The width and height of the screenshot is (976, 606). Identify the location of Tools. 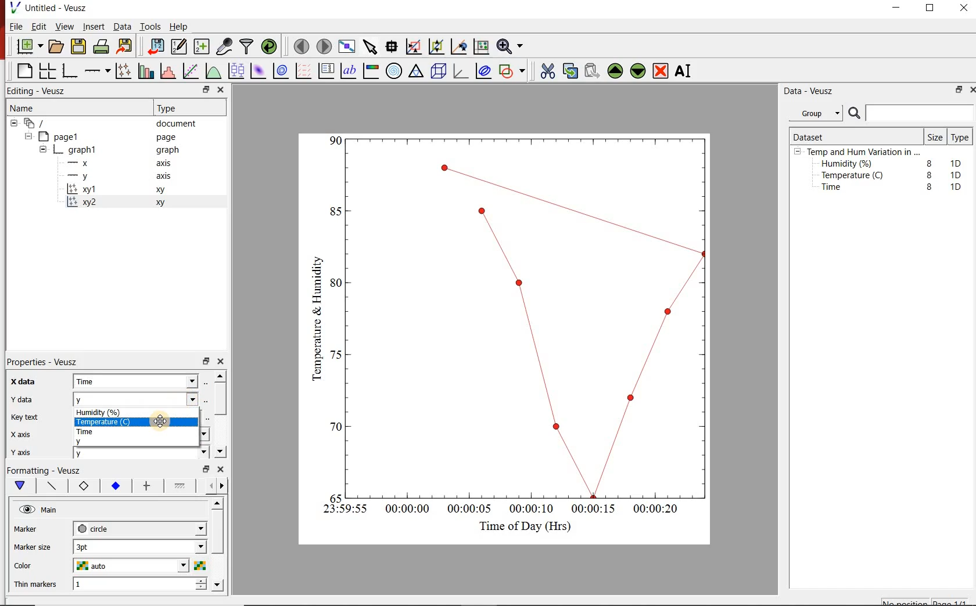
(149, 27).